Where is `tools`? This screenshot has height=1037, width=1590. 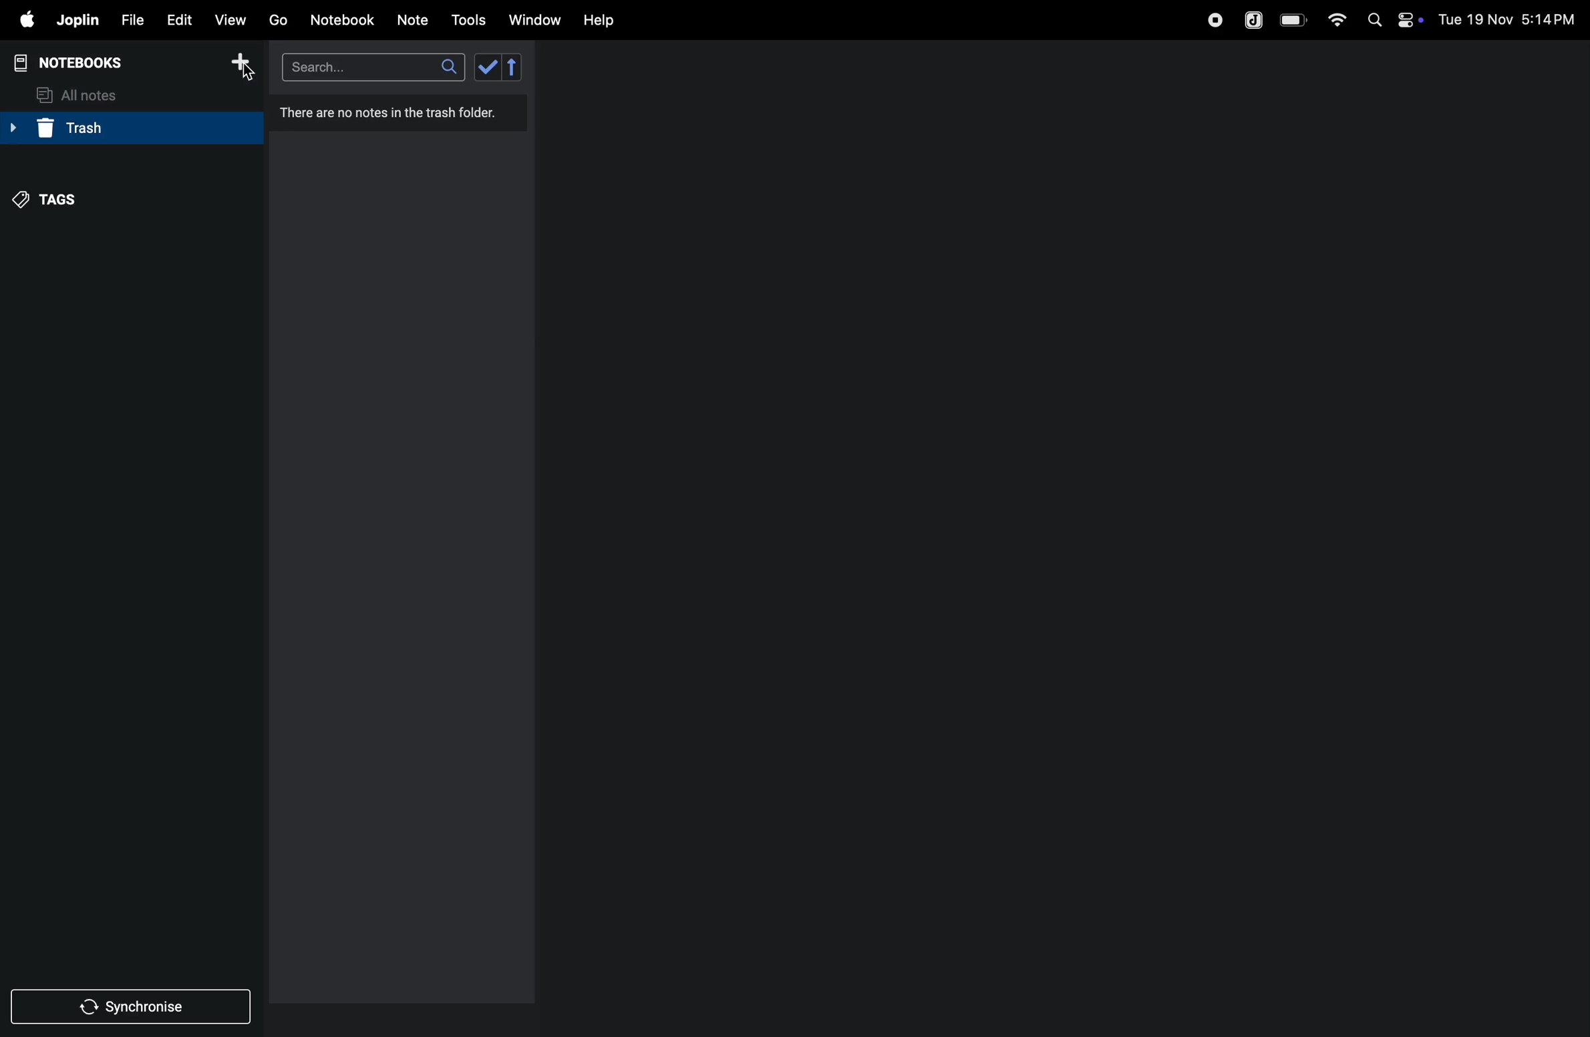 tools is located at coordinates (466, 20).